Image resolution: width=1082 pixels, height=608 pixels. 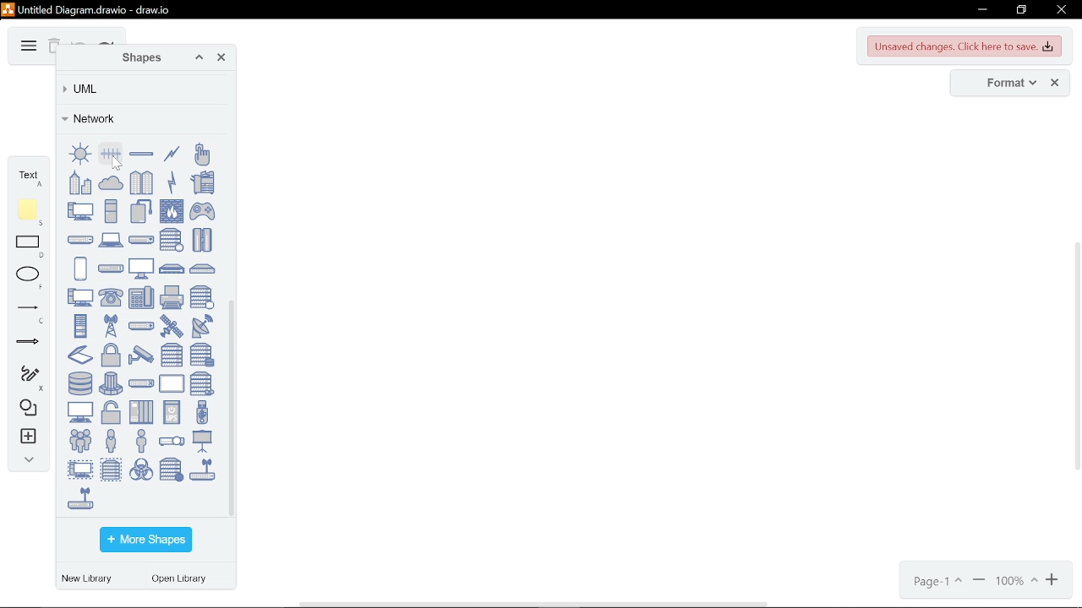 I want to click on gamepad, so click(x=203, y=211).